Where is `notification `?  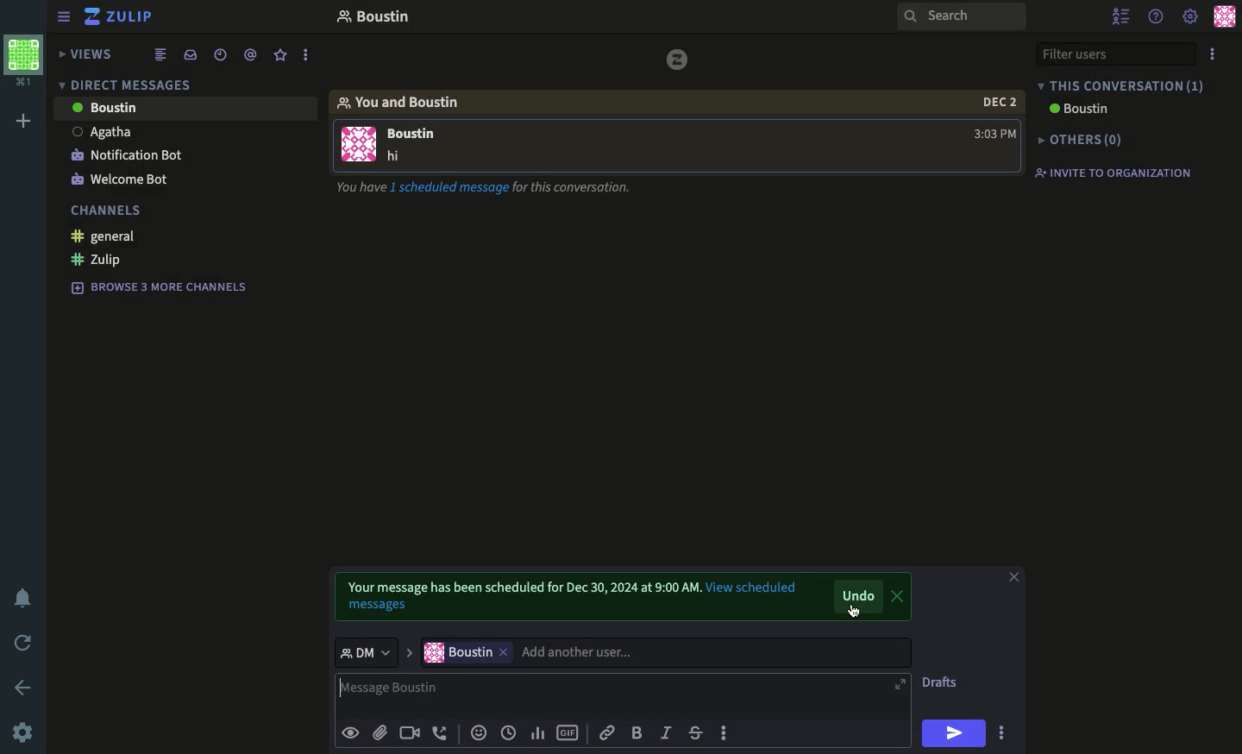 notification  is located at coordinates (25, 598).